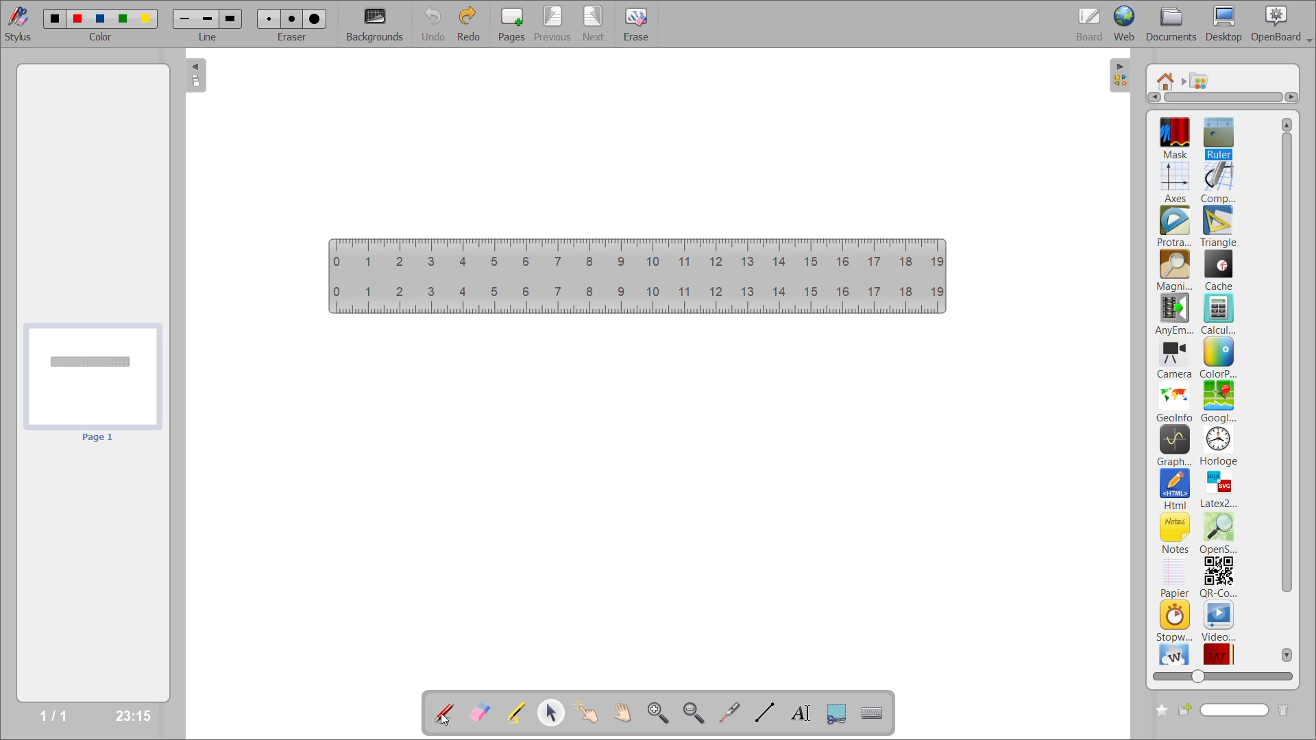 This screenshot has width=1316, height=740. What do you see at coordinates (696, 712) in the screenshot?
I see `zoom out` at bounding box center [696, 712].